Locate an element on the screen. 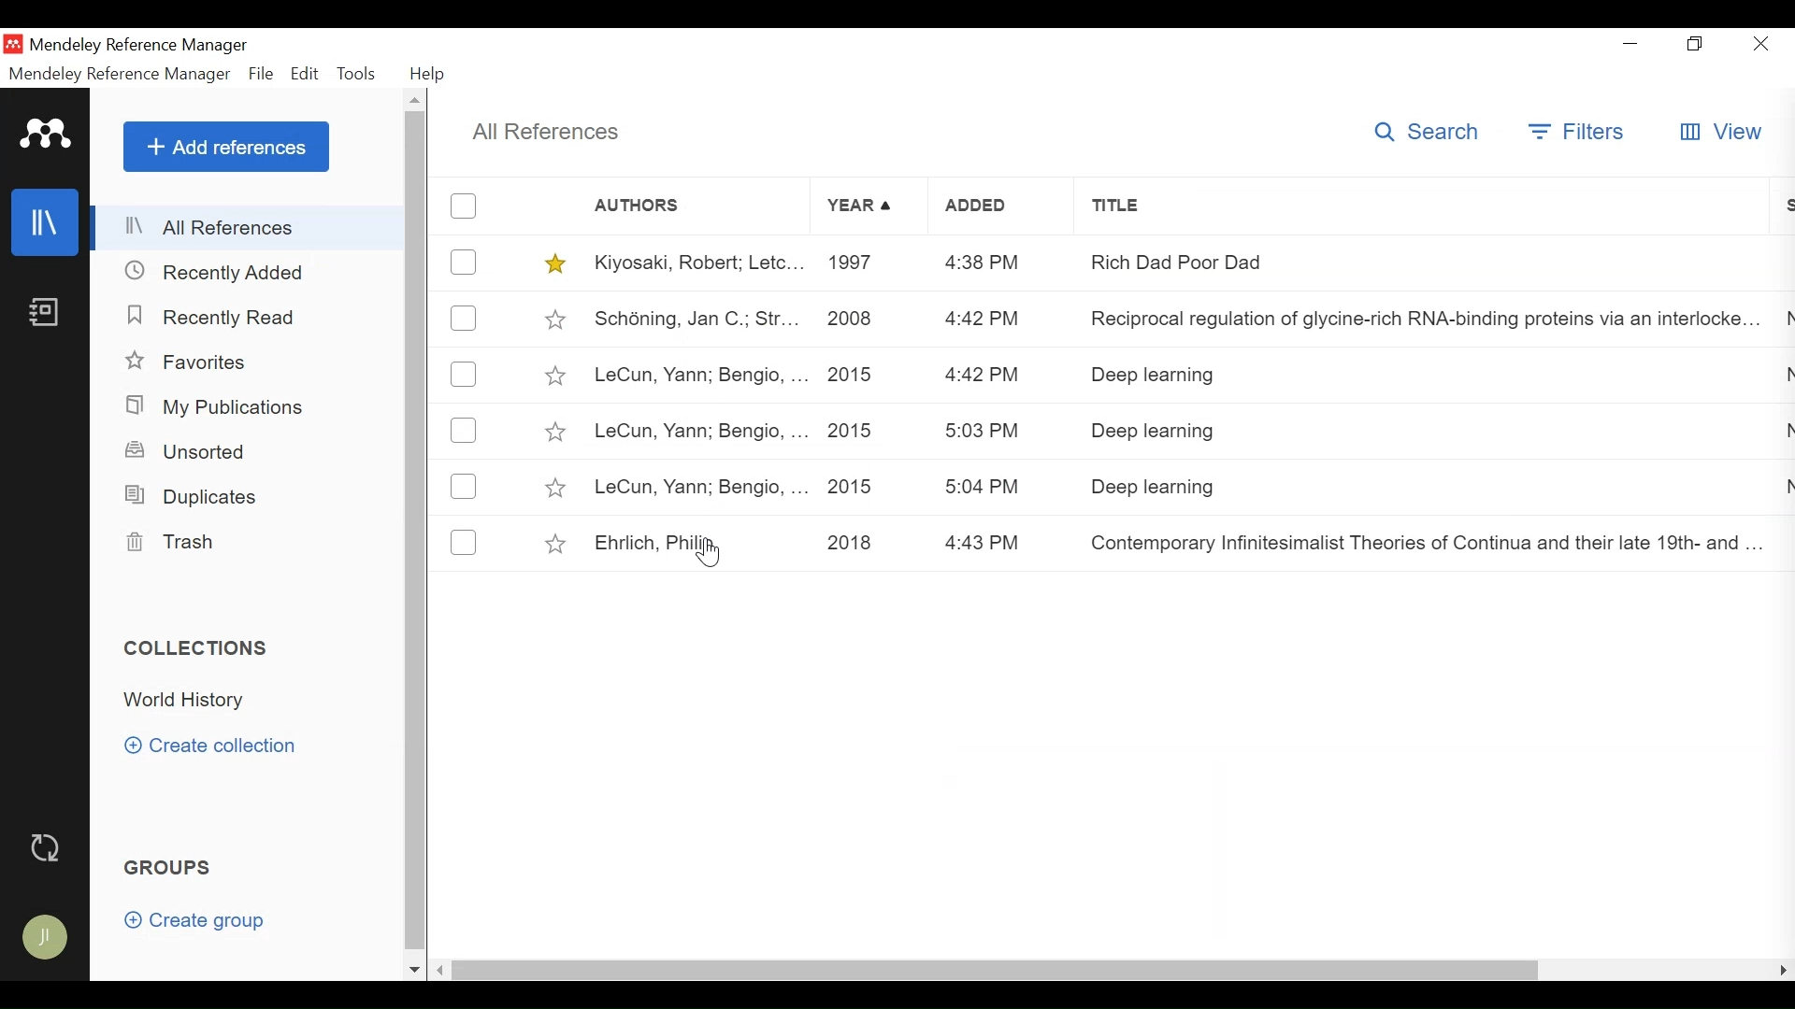 This screenshot has height=1009, width=1795. Mendeley Reference Manager is located at coordinates (122, 74).